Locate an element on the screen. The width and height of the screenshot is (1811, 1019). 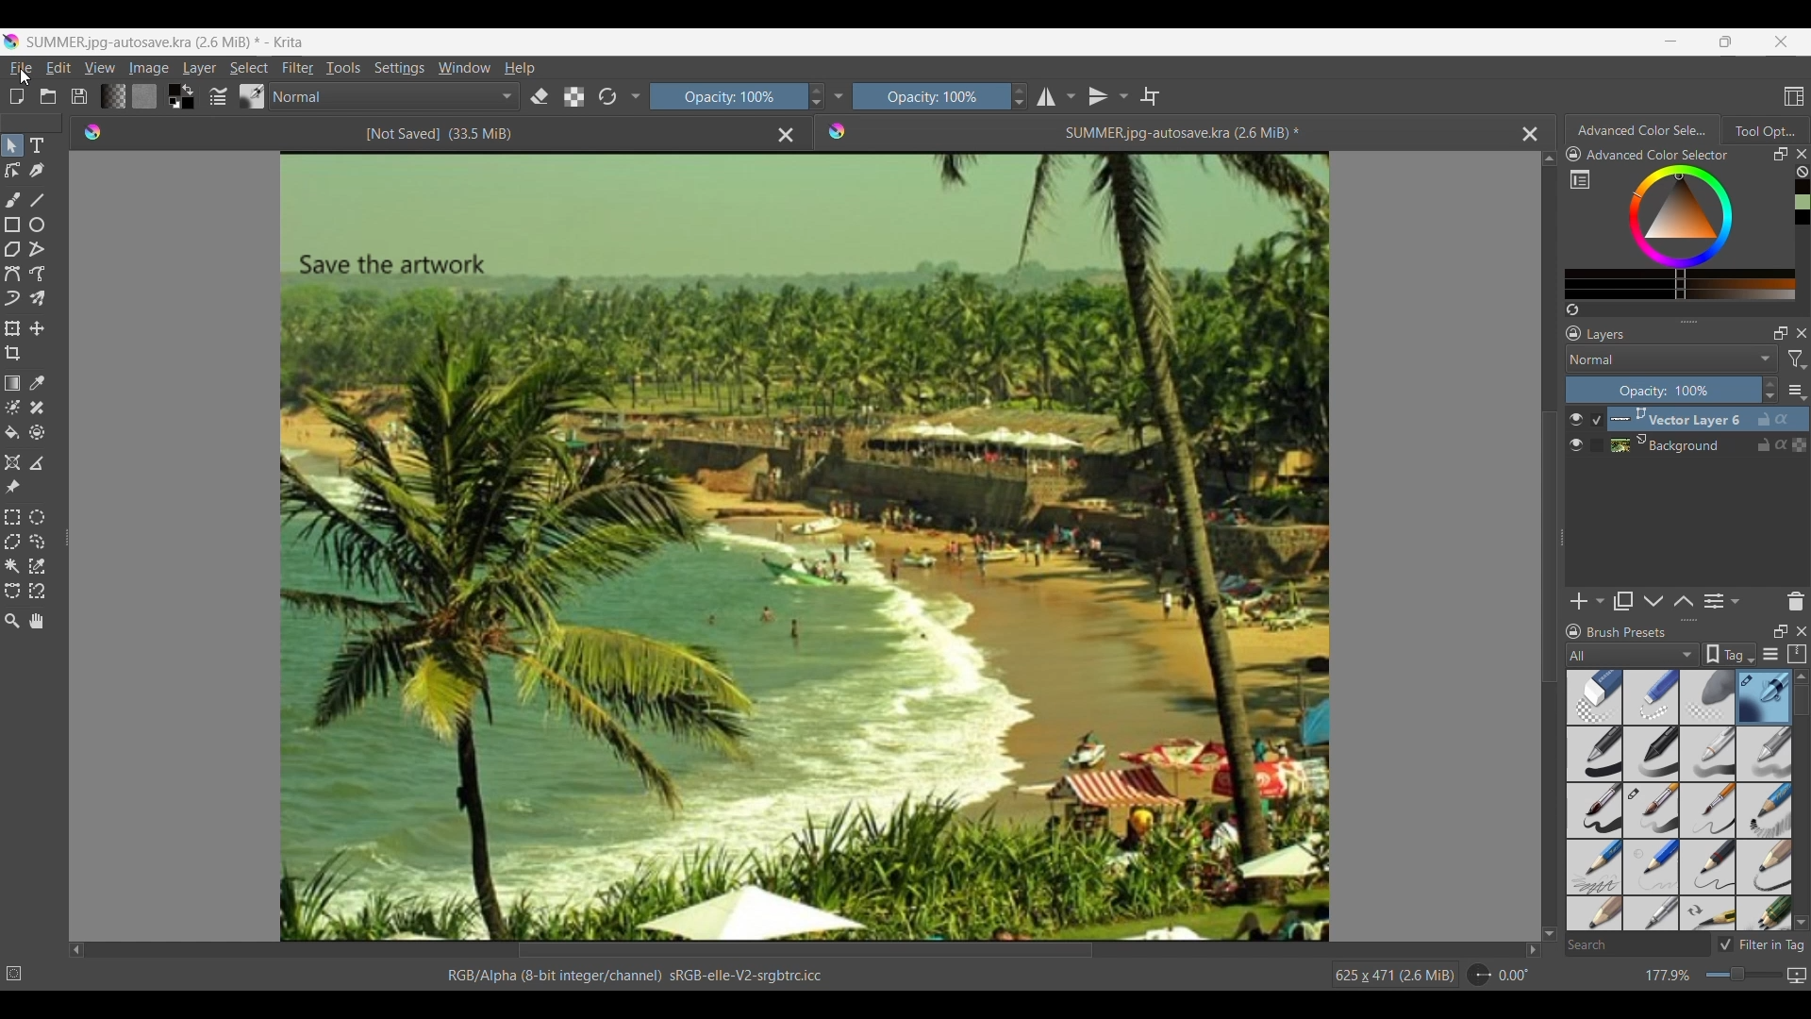
Show/Hide more tools in the tool bar is located at coordinates (838, 97).